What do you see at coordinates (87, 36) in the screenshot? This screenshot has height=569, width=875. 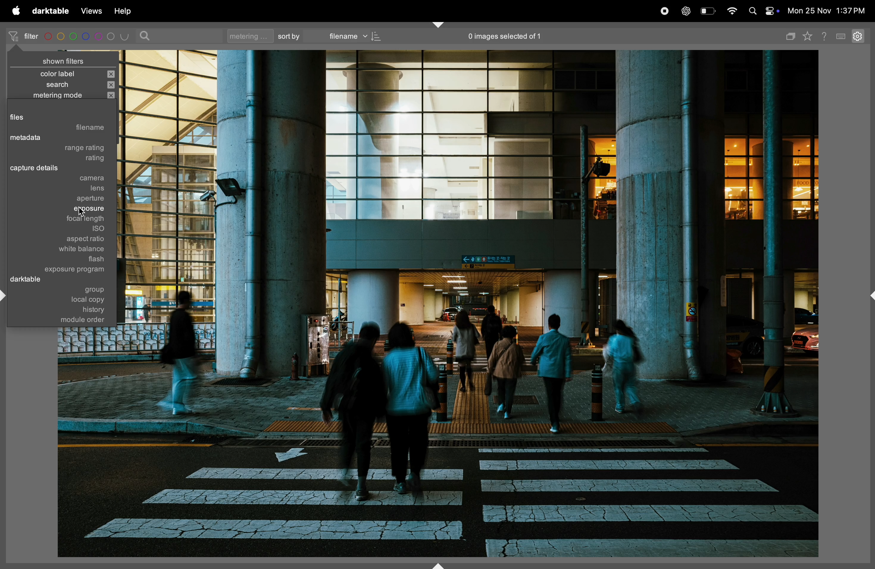 I see `color code` at bounding box center [87, 36].